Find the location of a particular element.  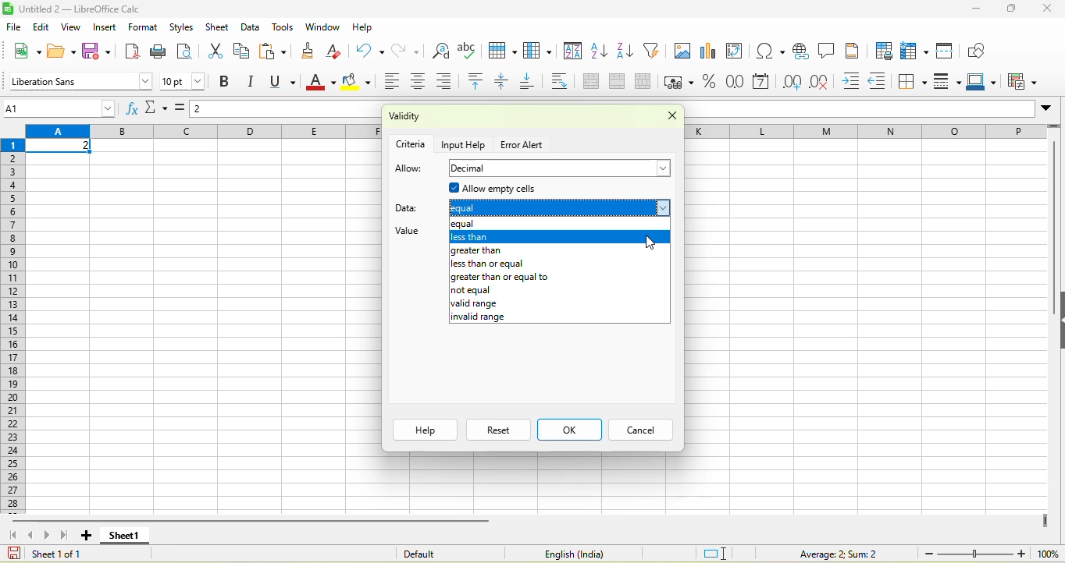

export directly as pdf is located at coordinates (136, 51).